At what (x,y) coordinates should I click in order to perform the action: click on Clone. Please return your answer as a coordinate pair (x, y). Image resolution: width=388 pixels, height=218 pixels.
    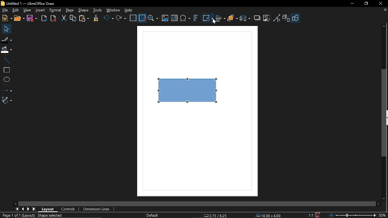
    Looking at the image, I should click on (96, 18).